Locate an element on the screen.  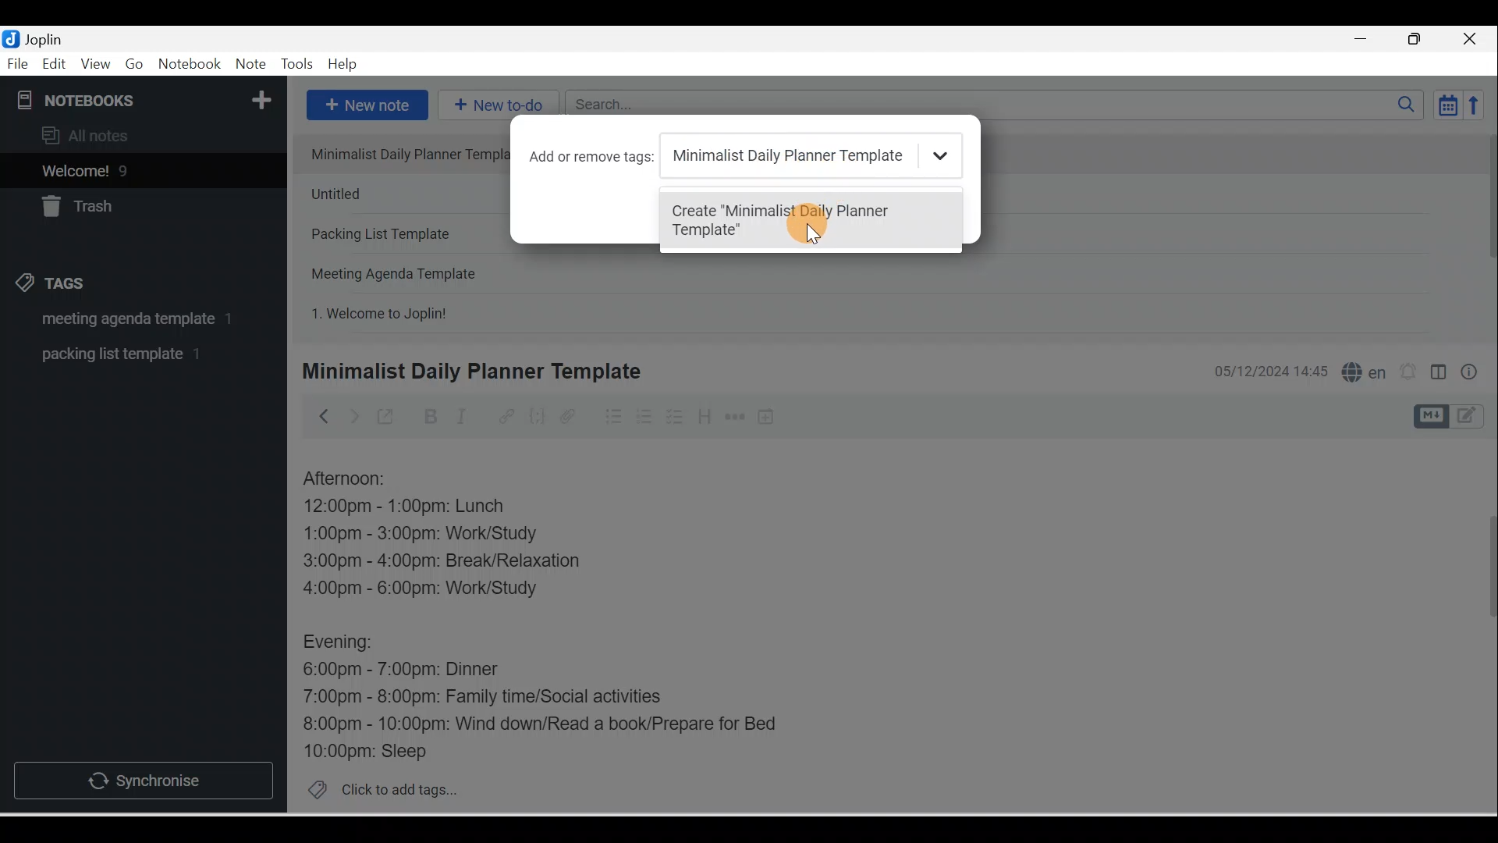
Note is located at coordinates (249, 65).